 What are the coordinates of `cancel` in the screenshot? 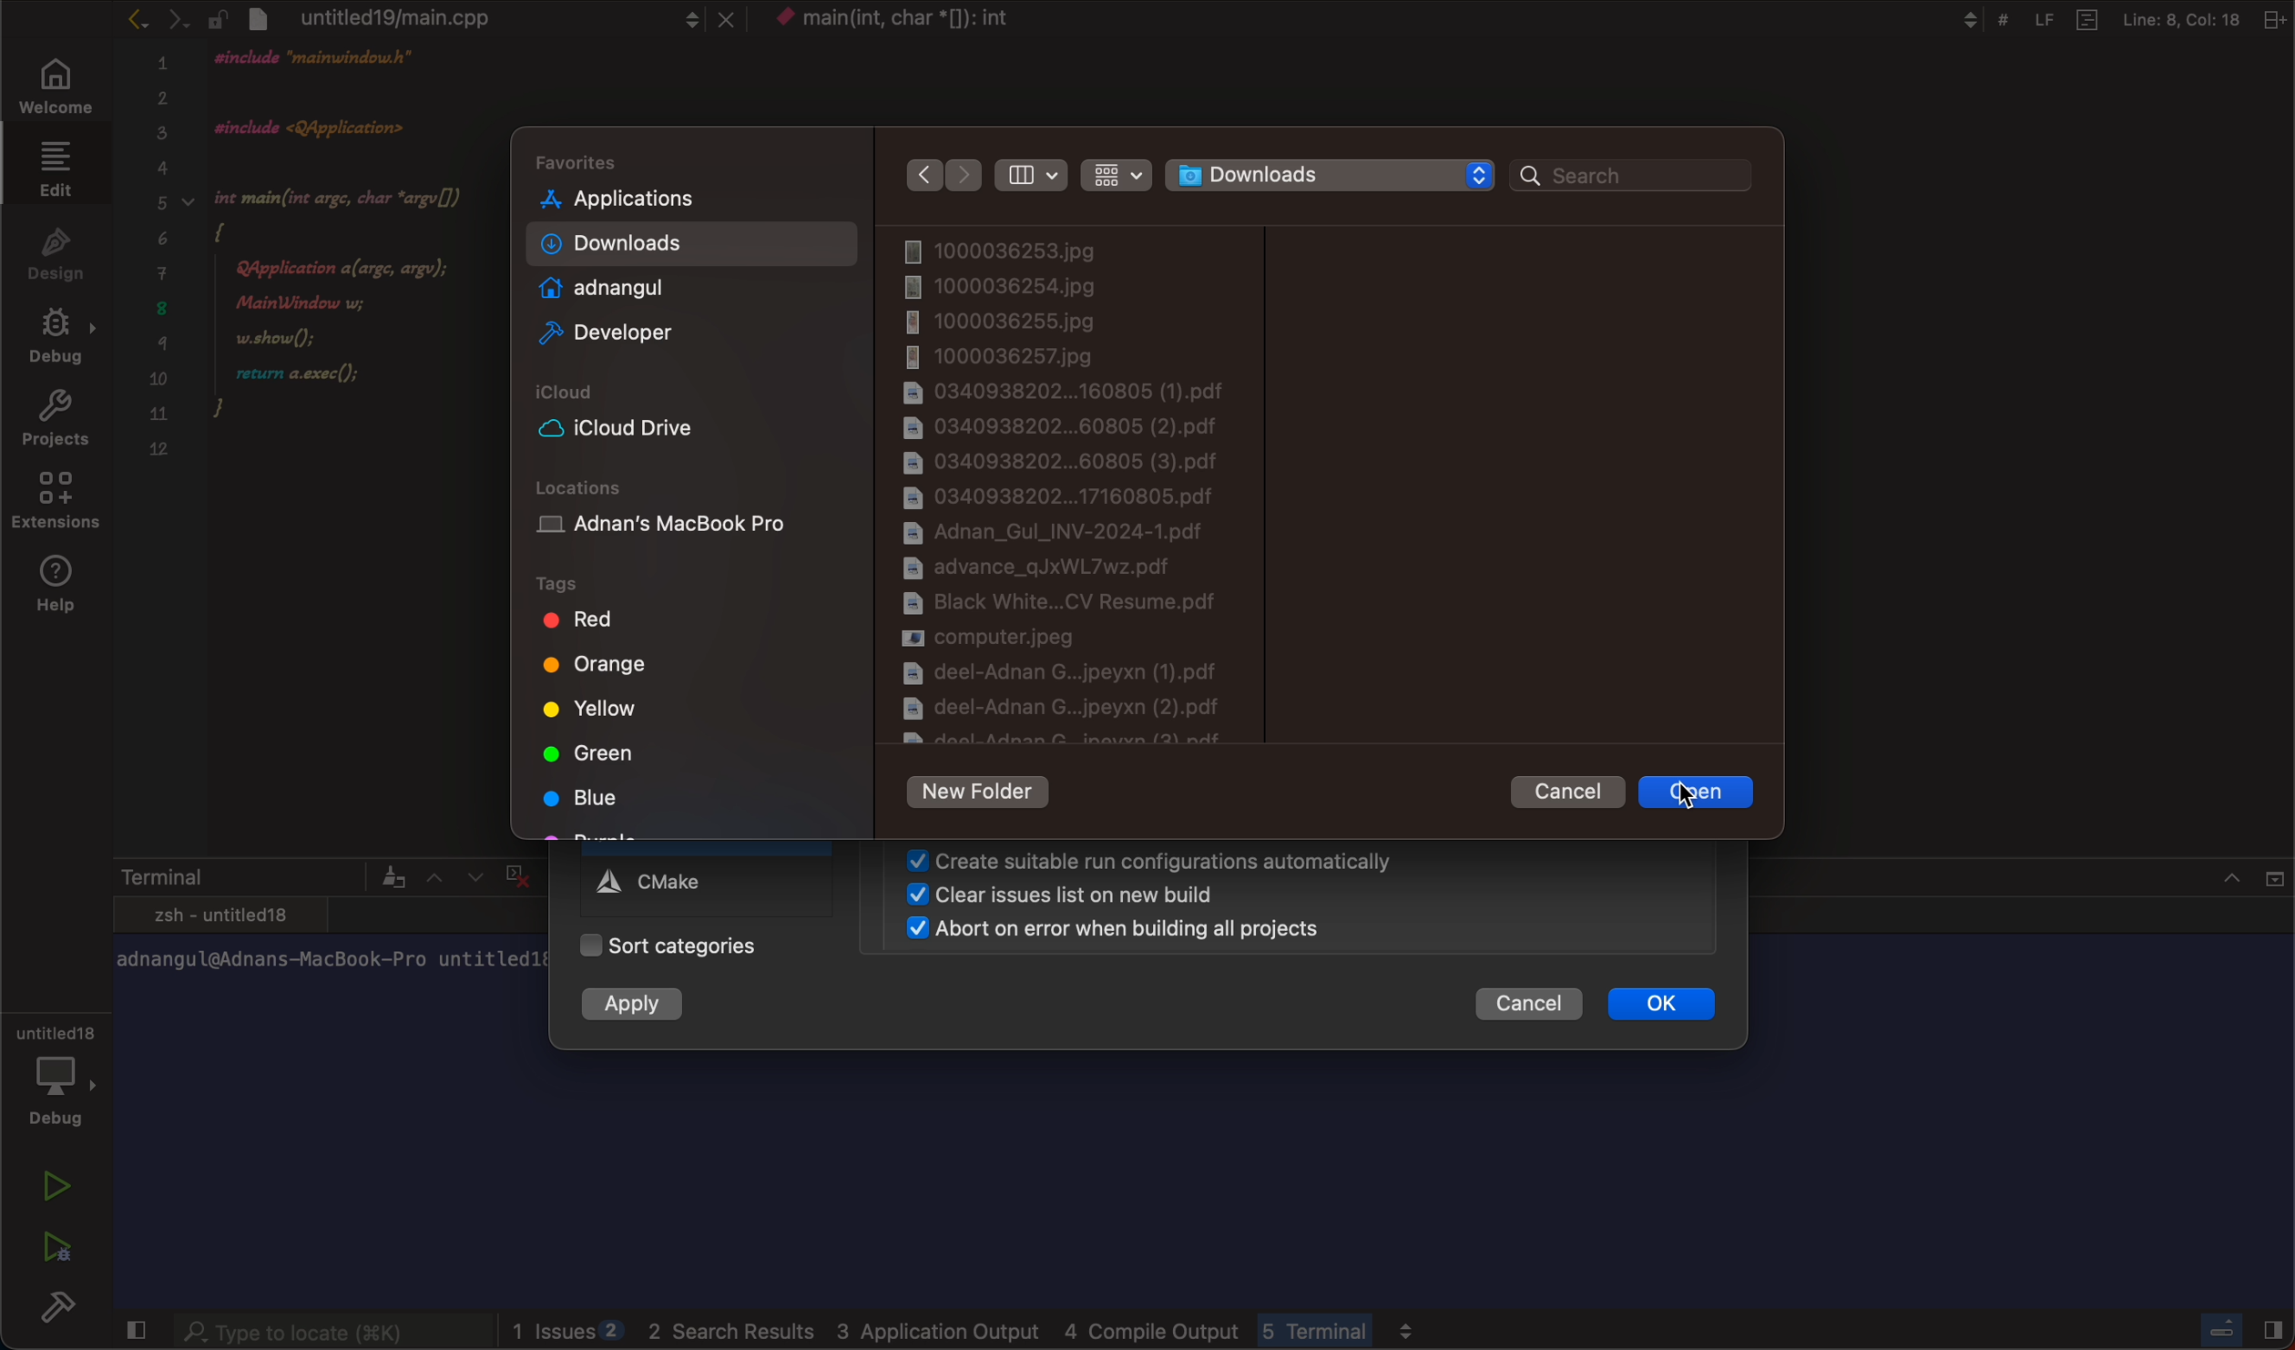 It's located at (1574, 795).